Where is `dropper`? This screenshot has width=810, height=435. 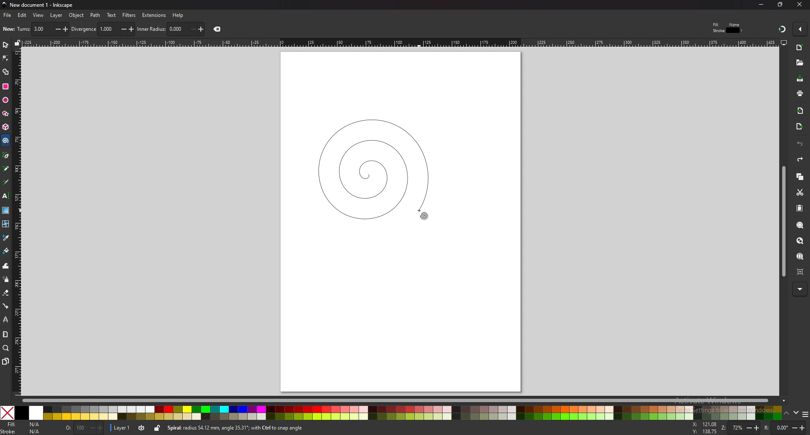 dropper is located at coordinates (6, 238).